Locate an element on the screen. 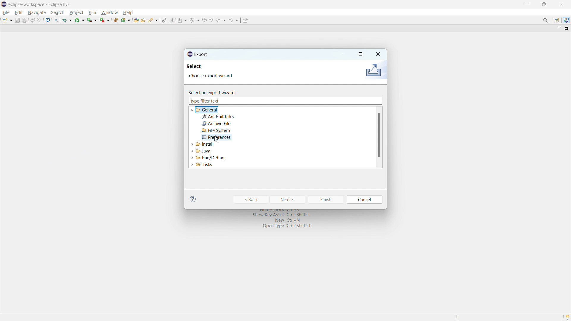 Image resolution: width=571 pixels, height=321 pixels. expand team is located at coordinates (192, 144).